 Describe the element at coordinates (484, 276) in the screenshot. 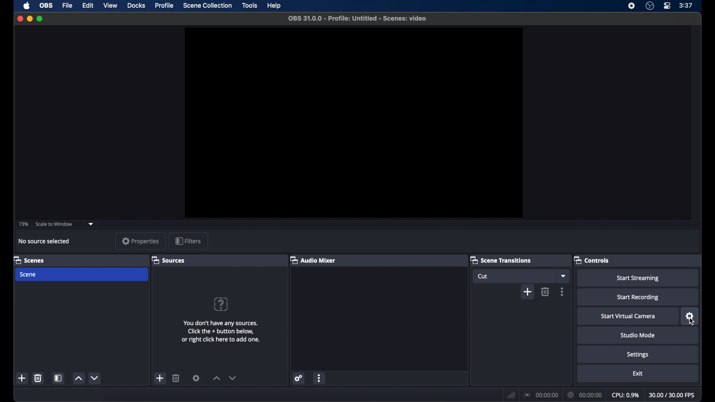

I see `cut` at that location.